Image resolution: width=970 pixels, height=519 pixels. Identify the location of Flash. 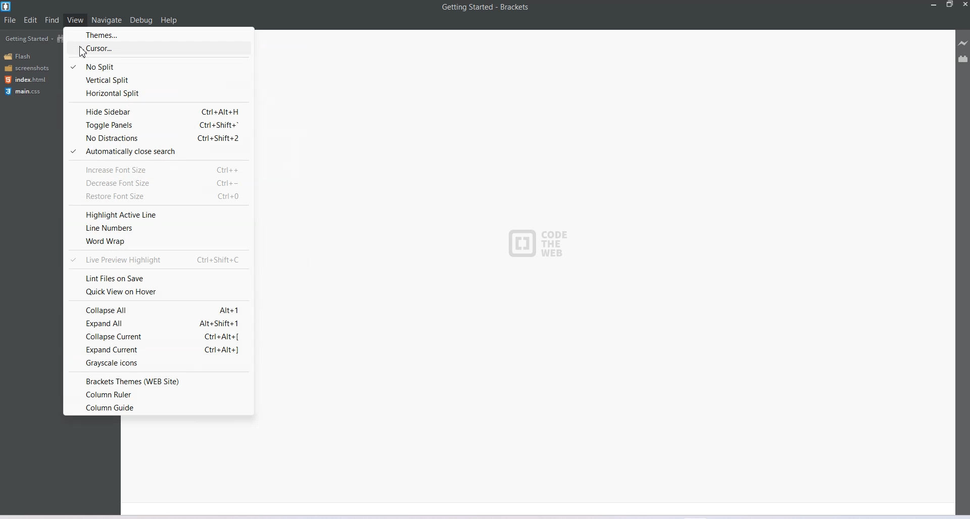
(19, 57).